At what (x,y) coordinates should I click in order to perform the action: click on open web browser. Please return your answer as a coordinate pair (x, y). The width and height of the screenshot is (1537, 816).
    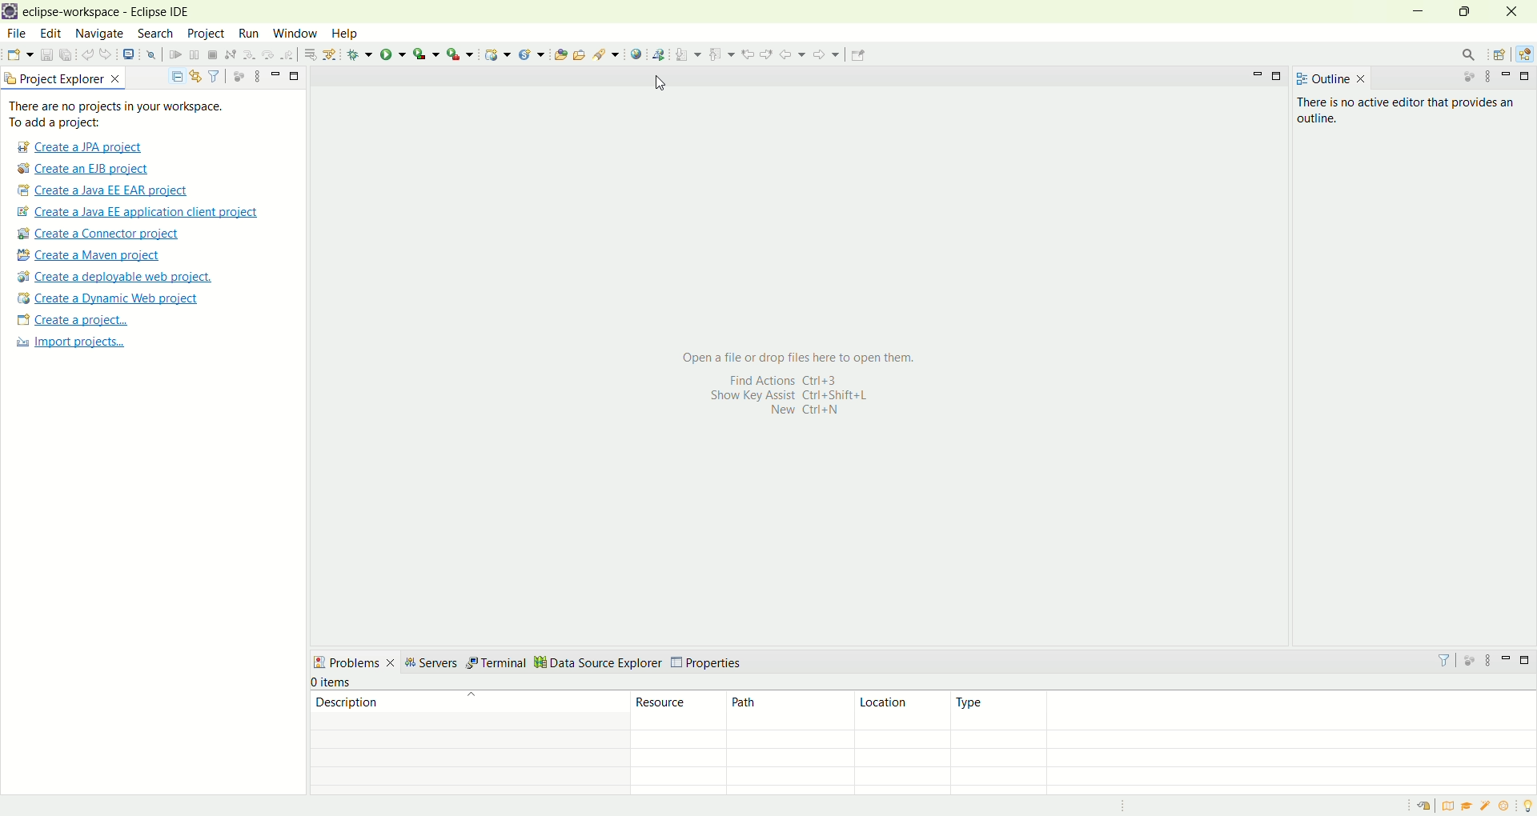
    Looking at the image, I should click on (636, 54).